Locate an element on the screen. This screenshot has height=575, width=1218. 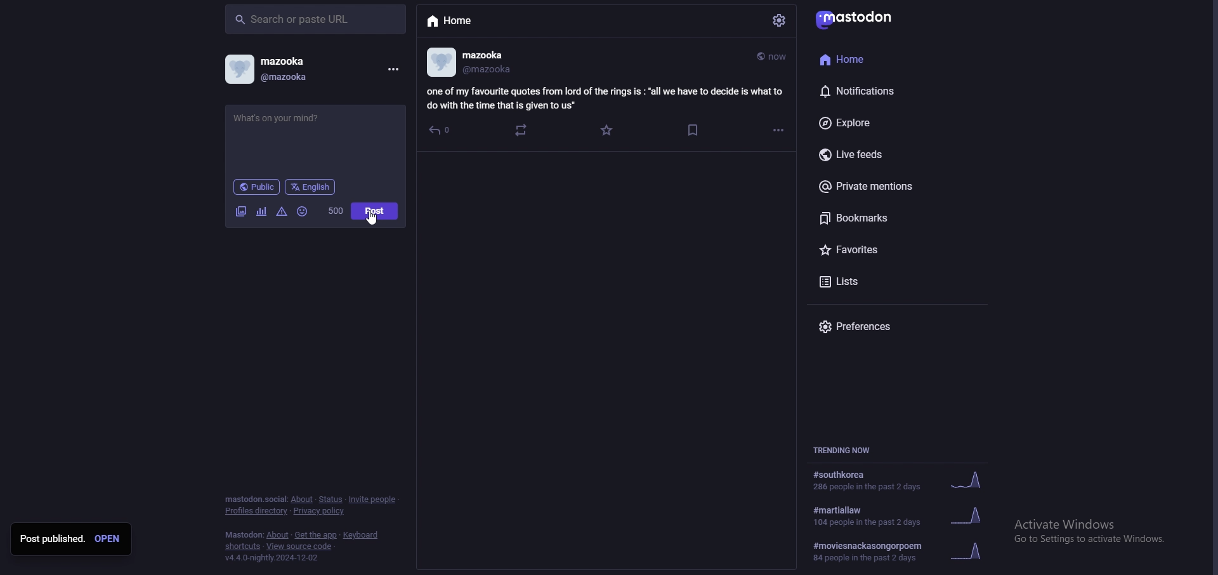
reply is located at coordinates (442, 131).